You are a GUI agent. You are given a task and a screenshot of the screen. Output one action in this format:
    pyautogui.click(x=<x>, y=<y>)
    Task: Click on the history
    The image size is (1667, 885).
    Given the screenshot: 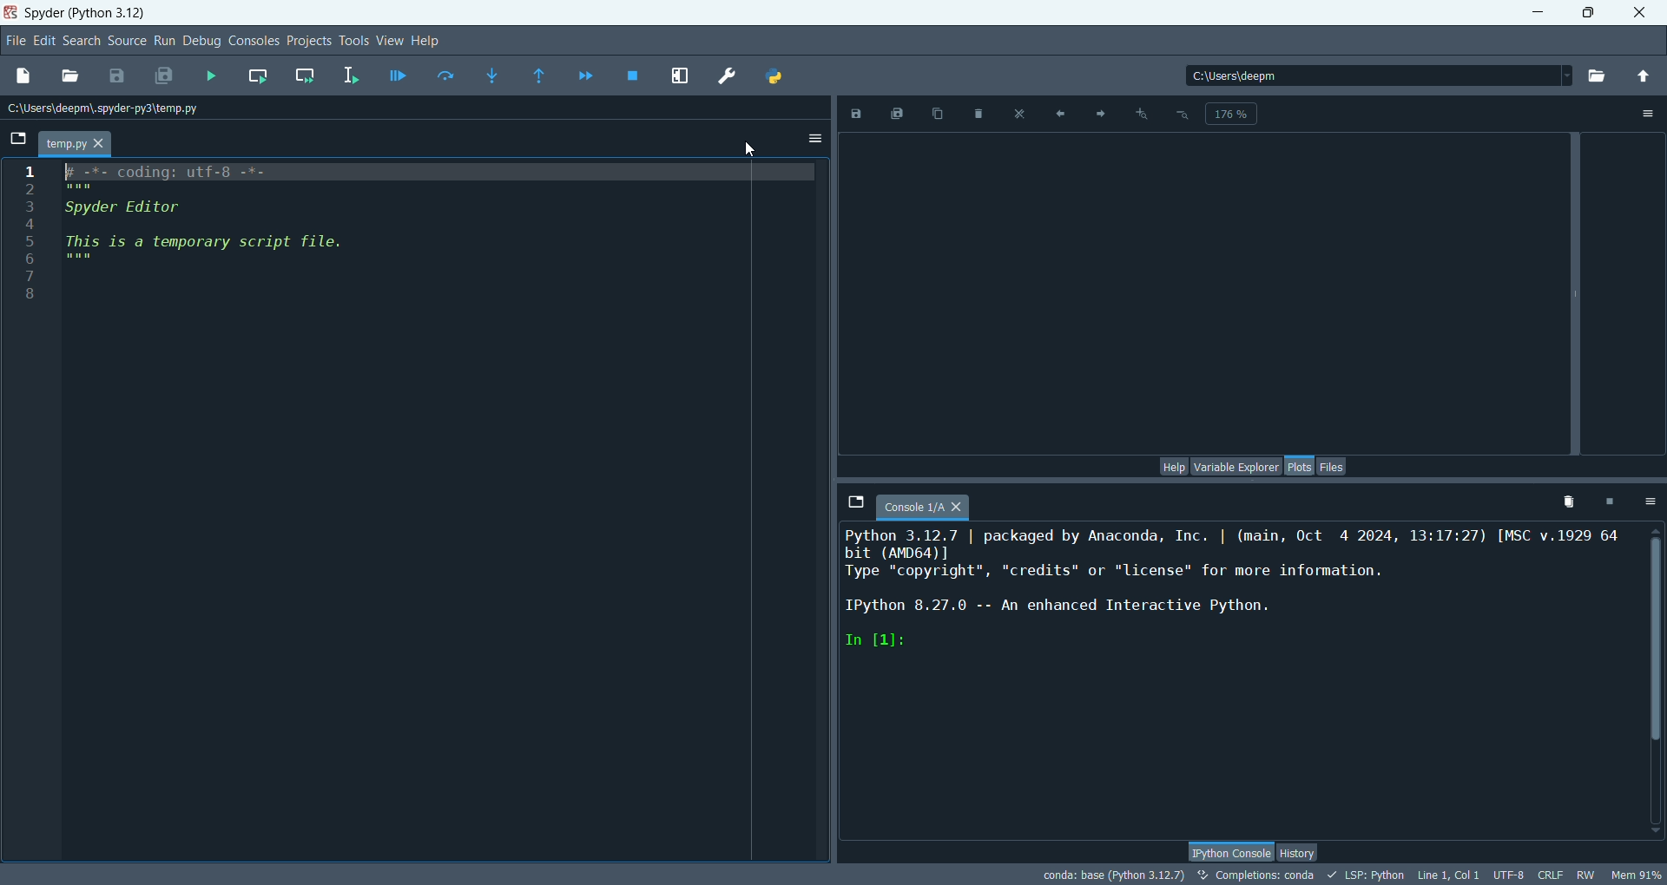 What is the action you would take?
    pyautogui.click(x=1301, y=854)
    